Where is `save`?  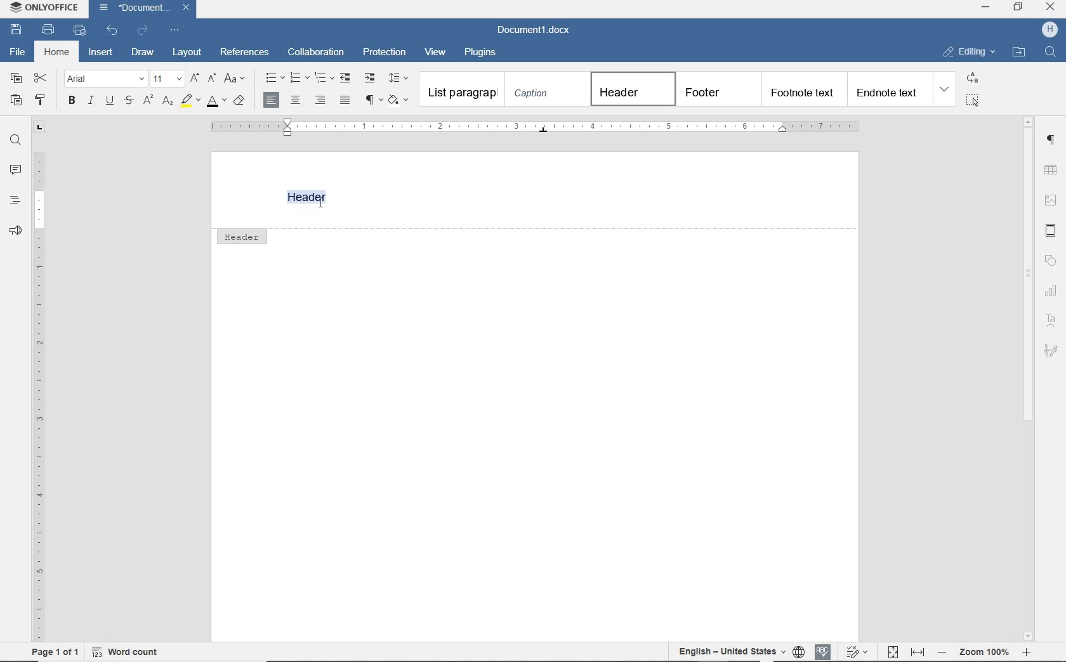
save is located at coordinates (16, 29).